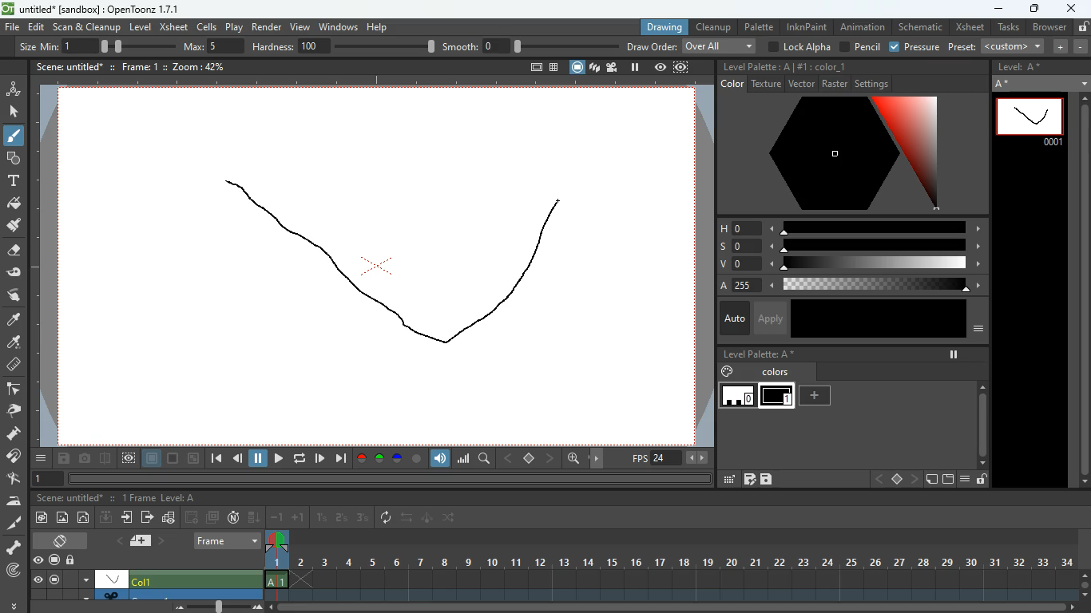 This screenshot has width=1091, height=613. Describe the element at coordinates (389, 518) in the screenshot. I see `refresh` at that location.